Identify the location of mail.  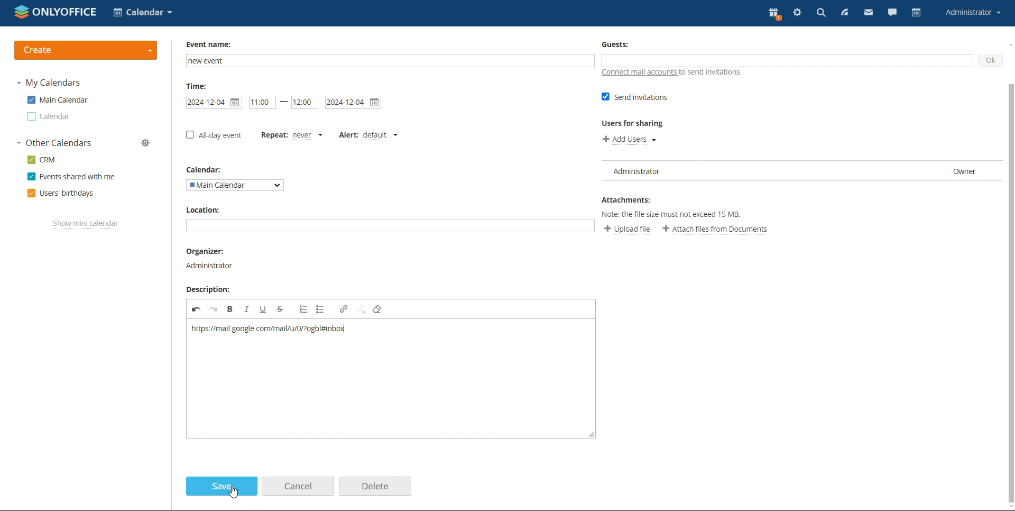
(868, 14).